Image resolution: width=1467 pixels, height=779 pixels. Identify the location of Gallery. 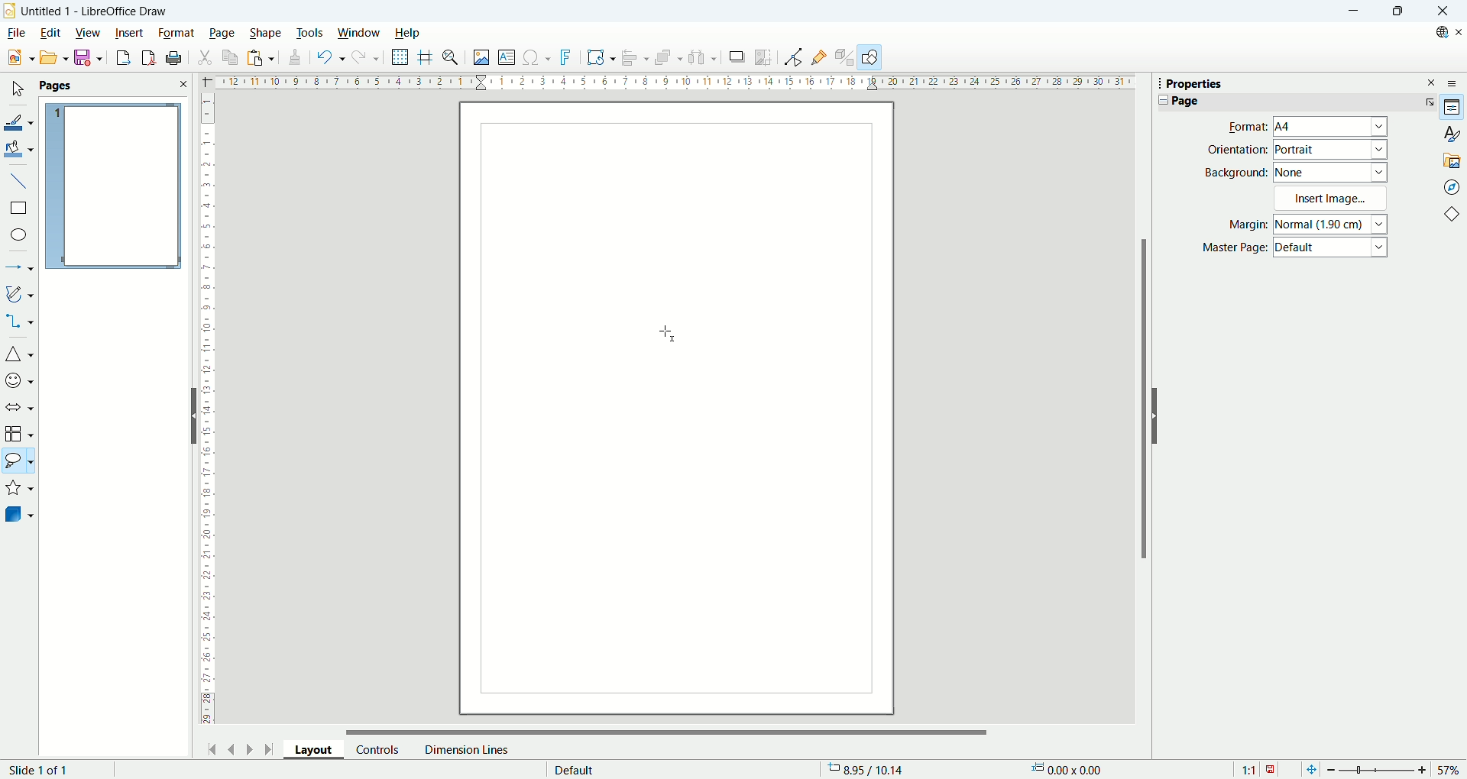
(1452, 160).